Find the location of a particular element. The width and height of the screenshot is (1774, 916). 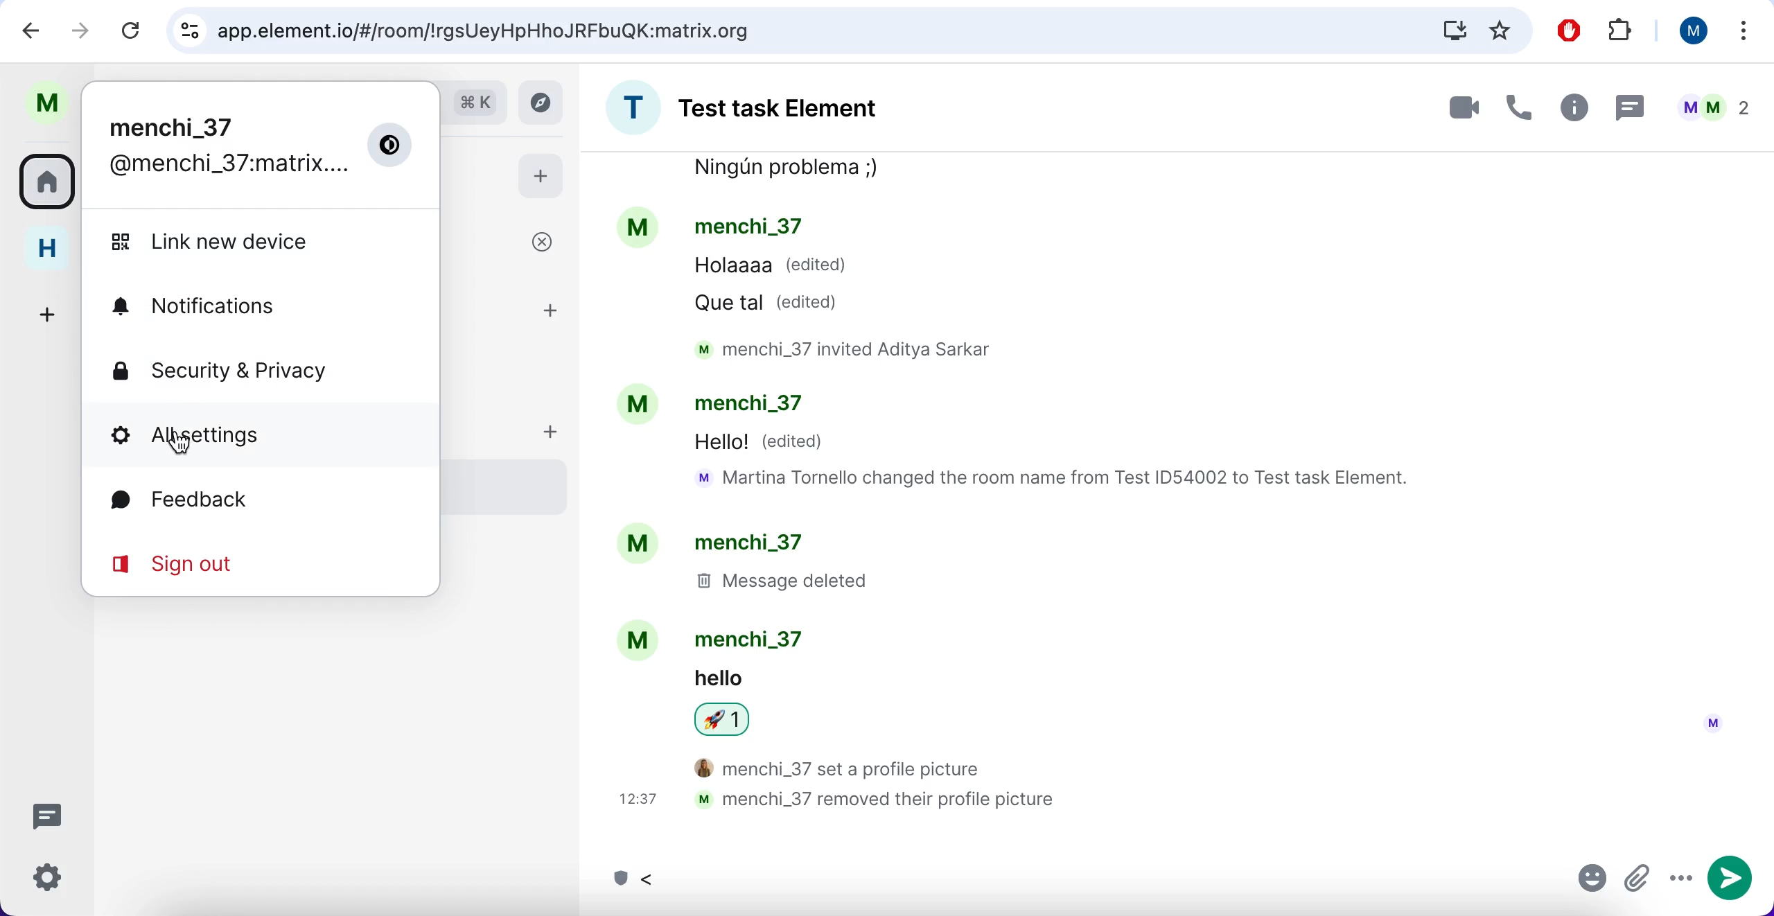

feedback is located at coordinates (239, 502).